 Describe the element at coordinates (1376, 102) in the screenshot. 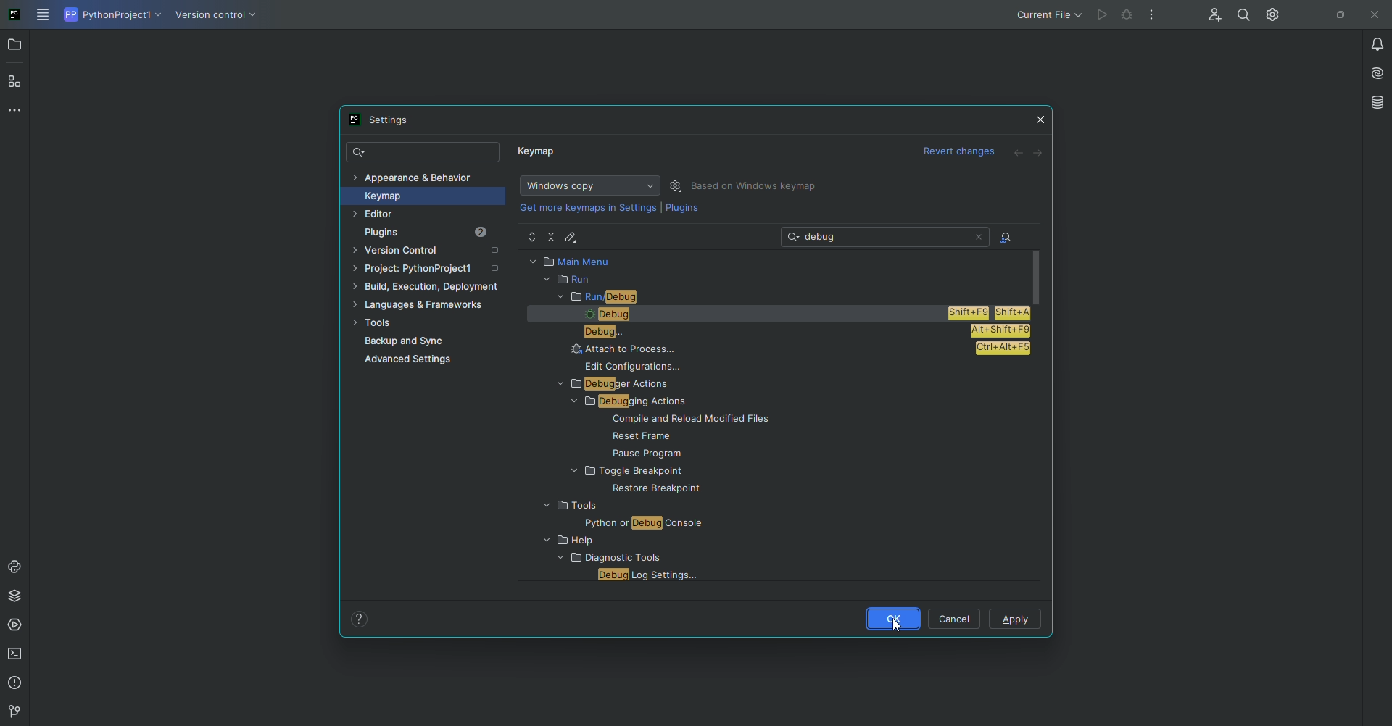

I see `Database` at that location.